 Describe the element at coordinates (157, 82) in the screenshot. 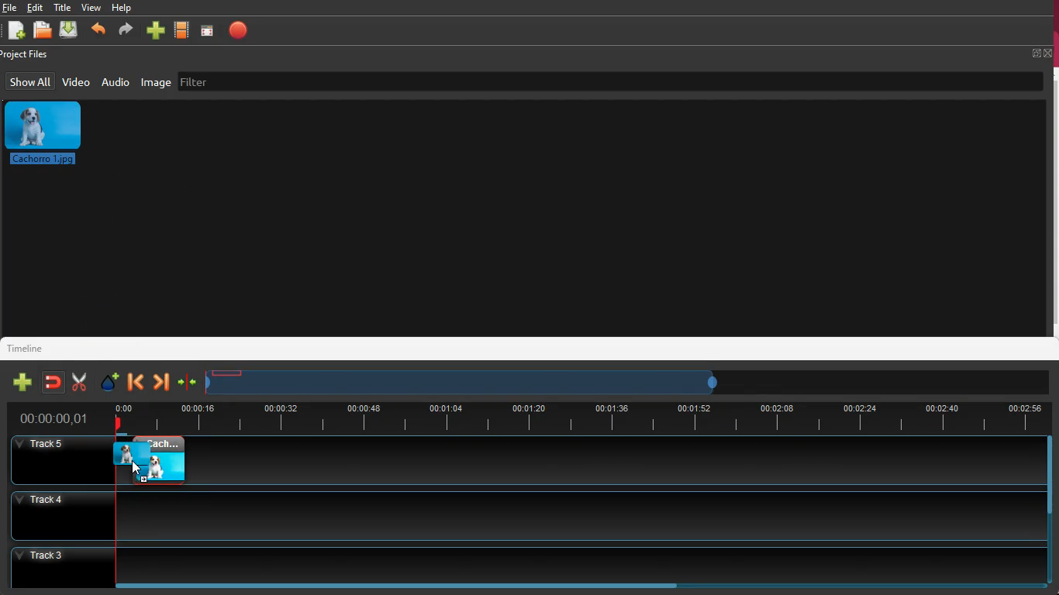

I see `image` at that location.